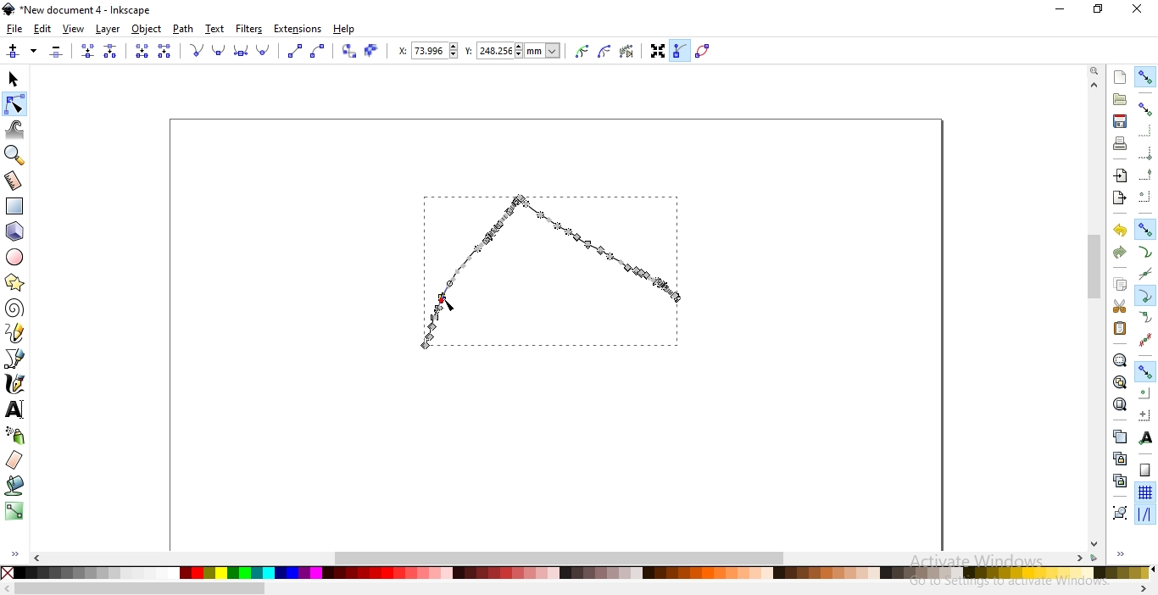 Image resolution: width=1158 pixels, height=595 pixels. What do you see at coordinates (87, 52) in the screenshot?
I see `join selected nodes` at bounding box center [87, 52].